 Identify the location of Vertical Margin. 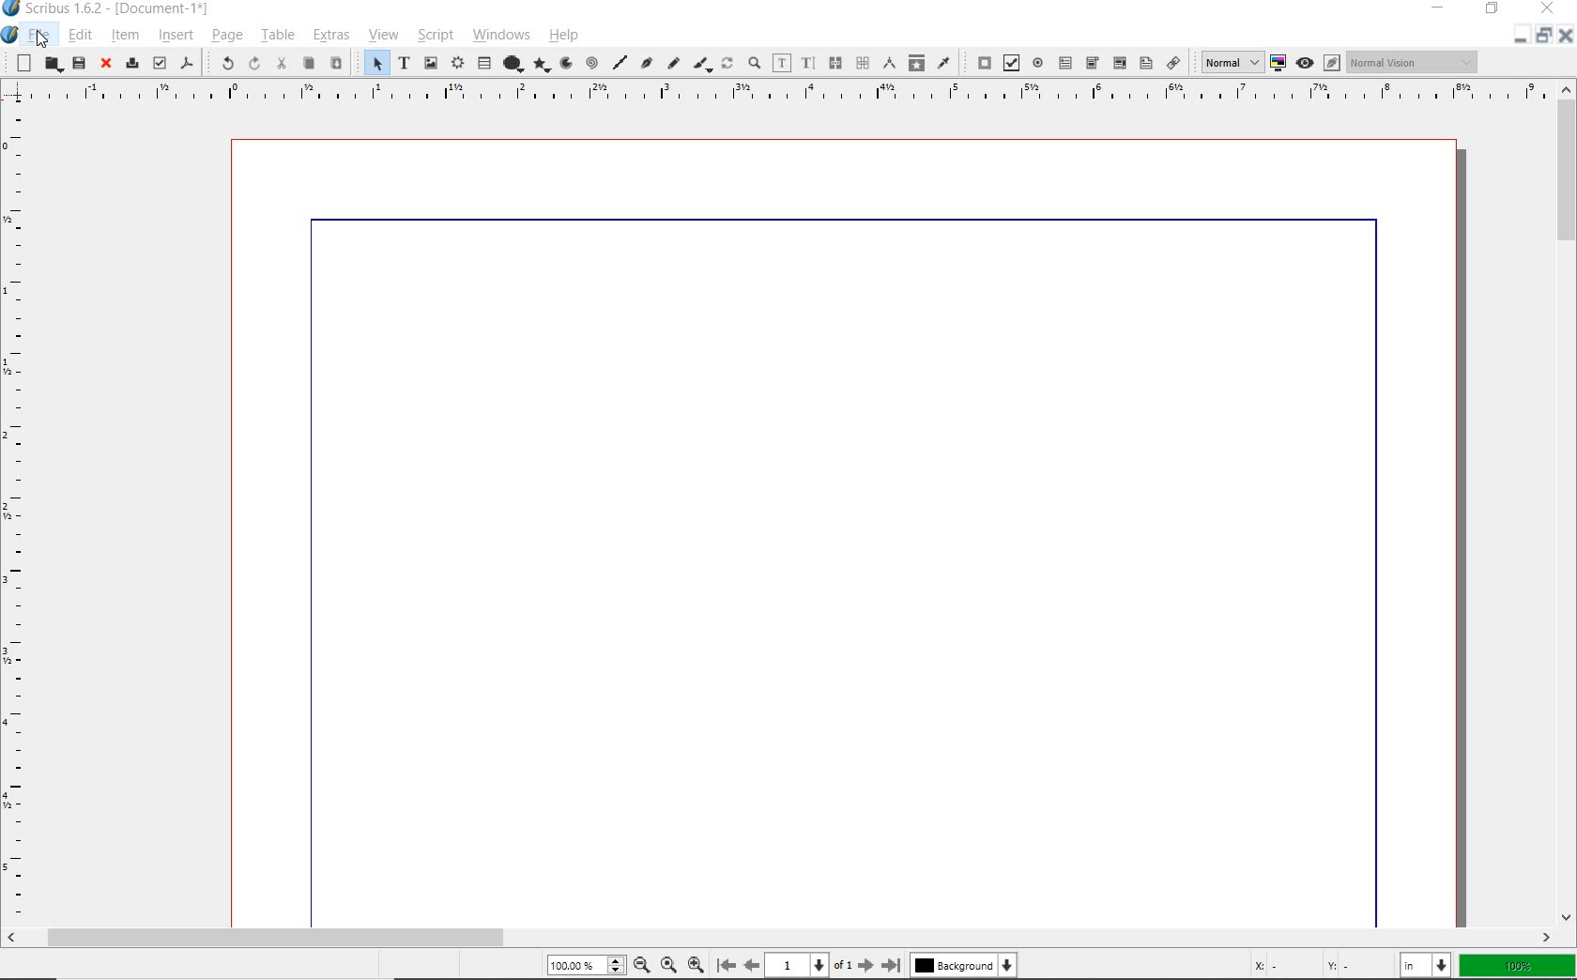
(16, 517).